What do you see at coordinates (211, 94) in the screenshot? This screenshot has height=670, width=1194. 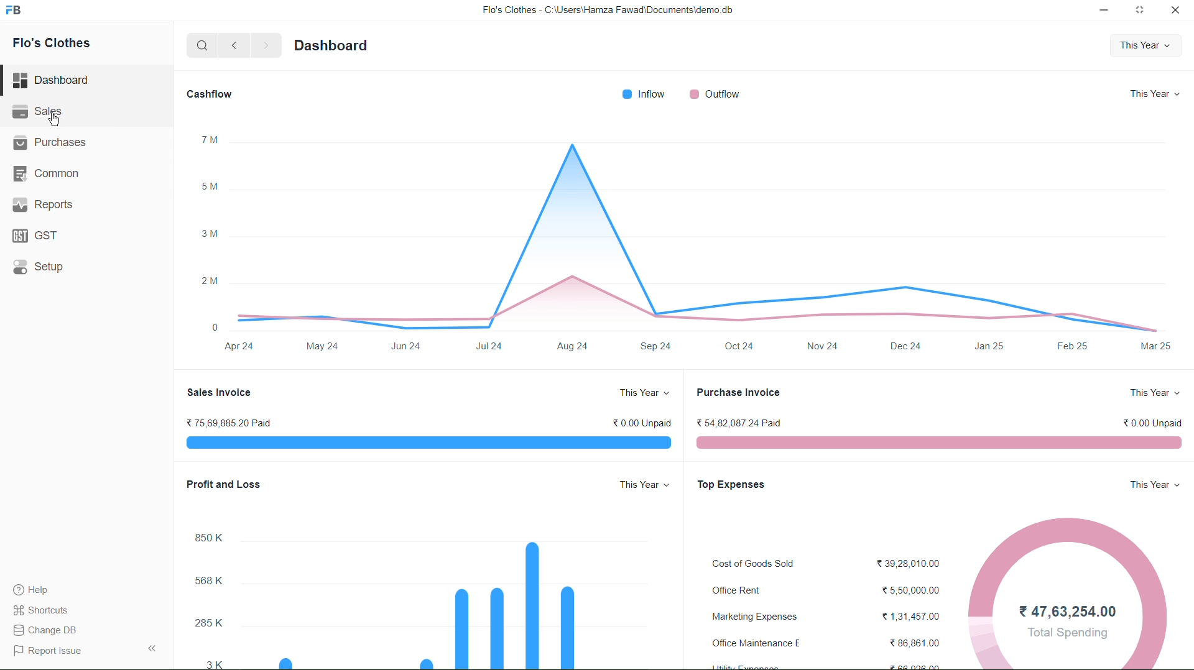 I see `Cashflow` at bounding box center [211, 94].